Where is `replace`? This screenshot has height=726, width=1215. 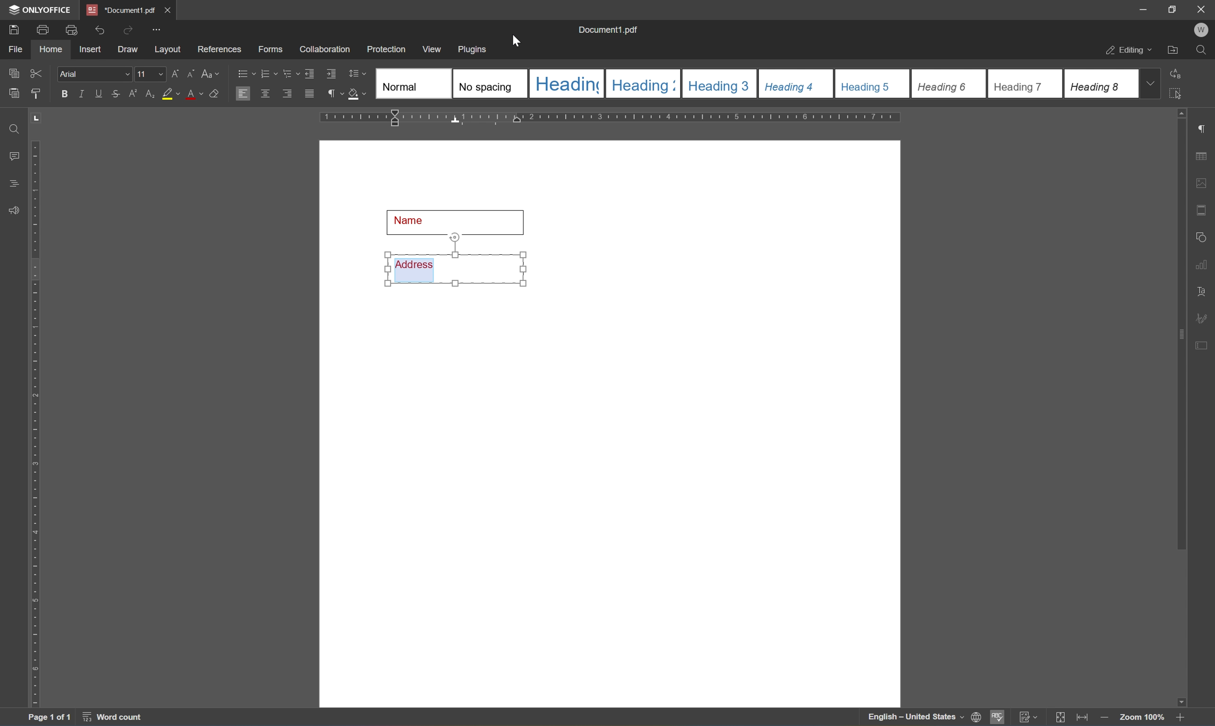 replace is located at coordinates (1179, 74).